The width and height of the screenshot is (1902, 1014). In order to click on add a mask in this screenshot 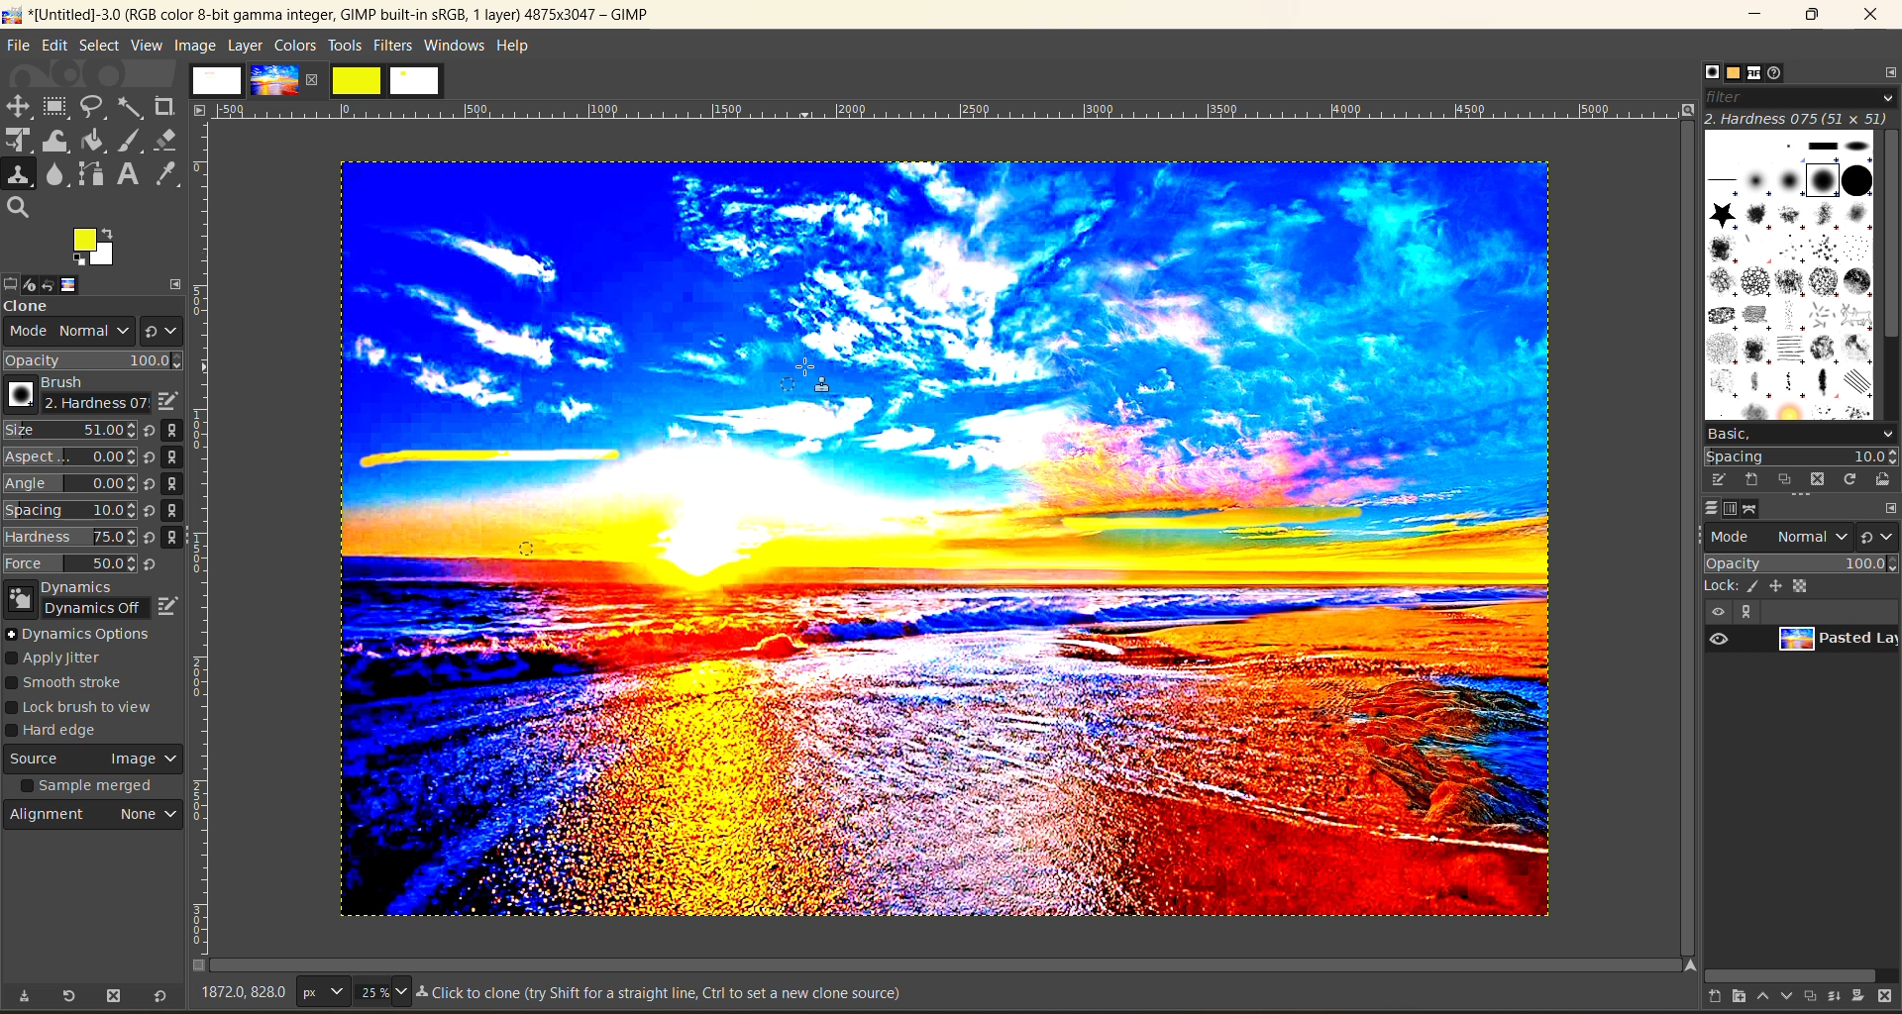, I will do `click(1860, 997)`.